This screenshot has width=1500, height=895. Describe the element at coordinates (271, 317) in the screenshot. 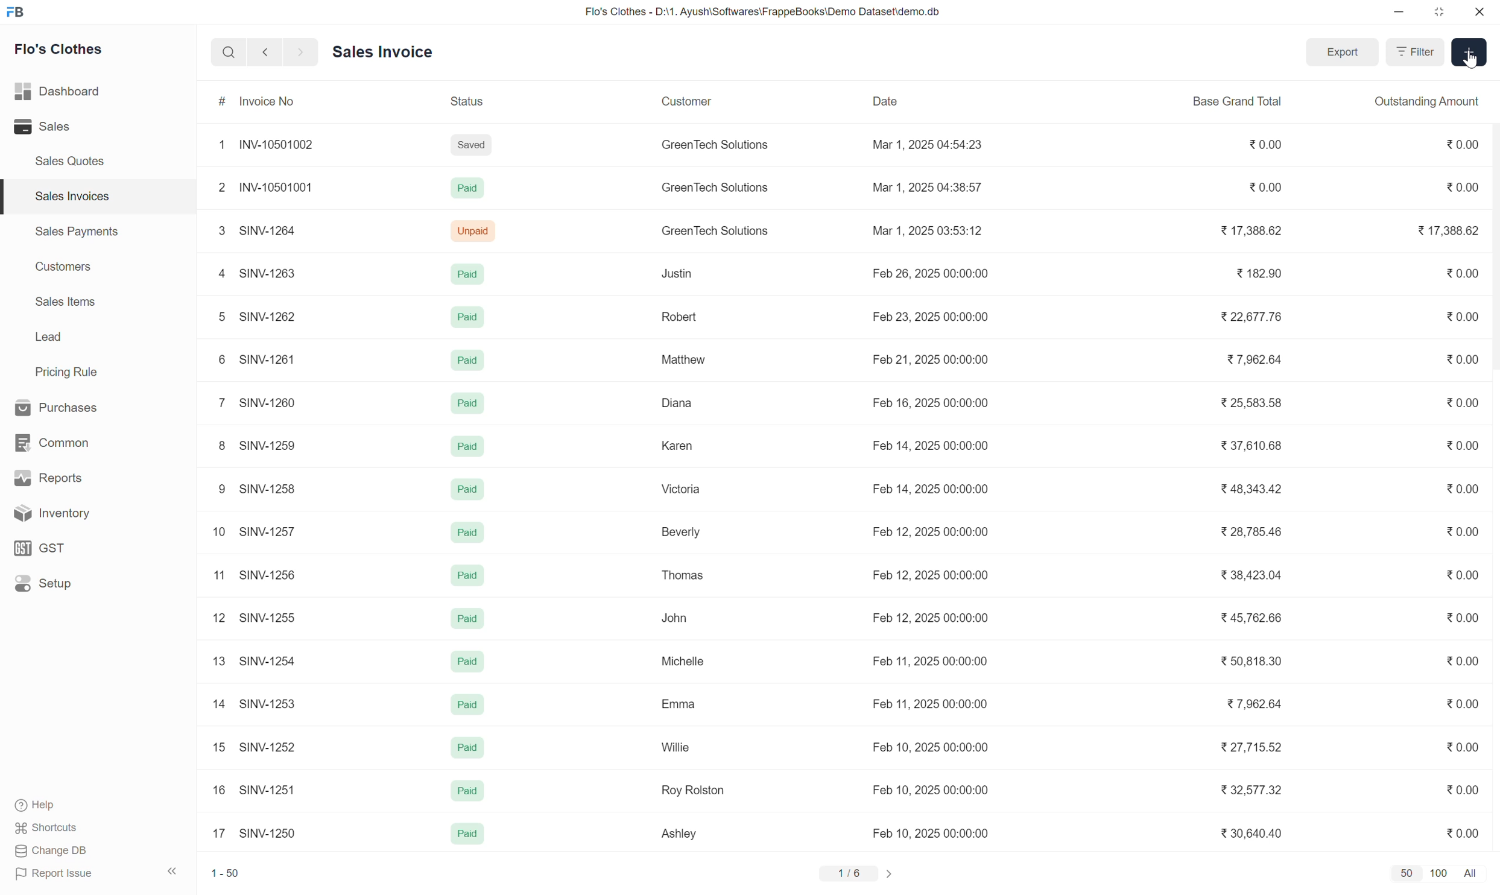

I see `SINV-1262` at that location.